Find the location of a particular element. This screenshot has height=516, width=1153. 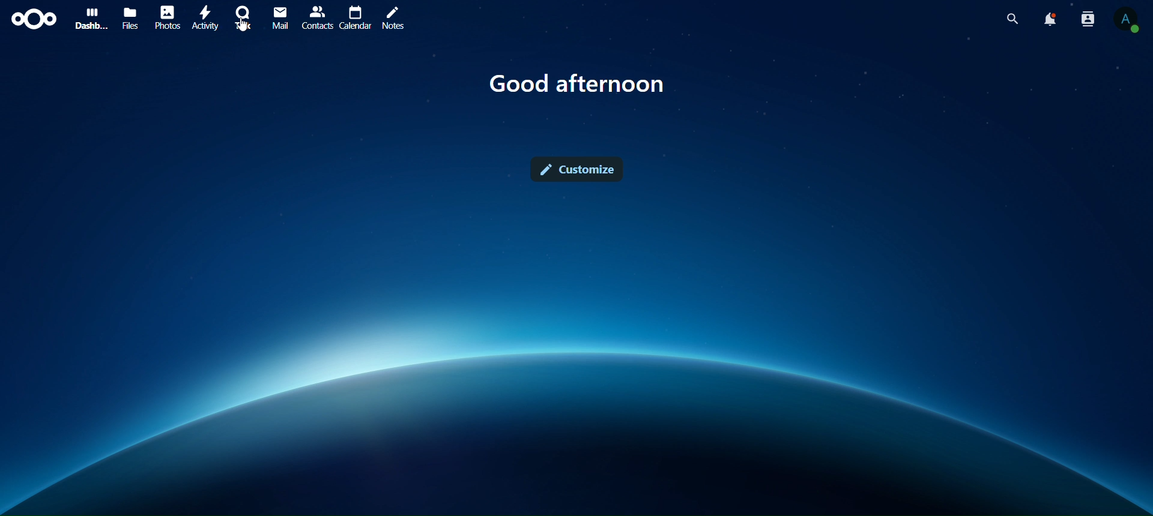

search notifications is located at coordinates (1088, 20).